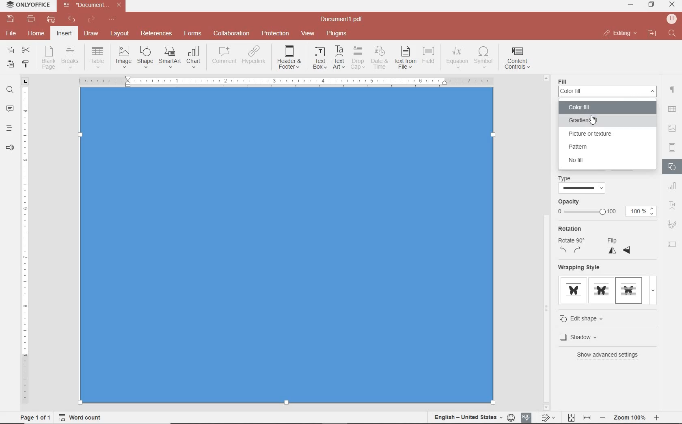 This screenshot has height=424, width=682. I want to click on word count, so click(83, 418).